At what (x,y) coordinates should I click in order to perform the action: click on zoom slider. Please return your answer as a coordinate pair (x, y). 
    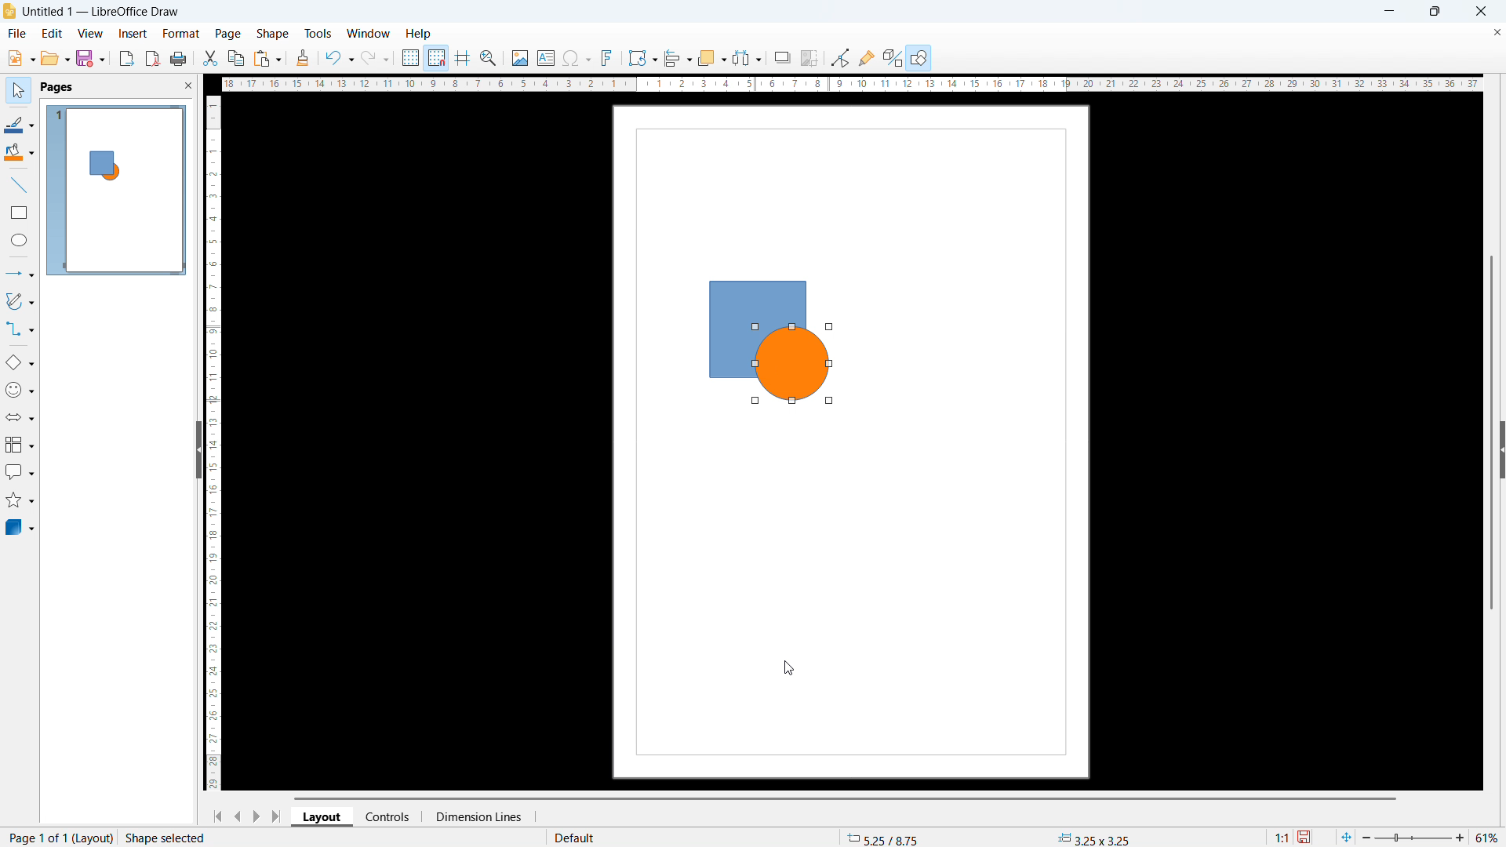
    Looking at the image, I should click on (1413, 837).